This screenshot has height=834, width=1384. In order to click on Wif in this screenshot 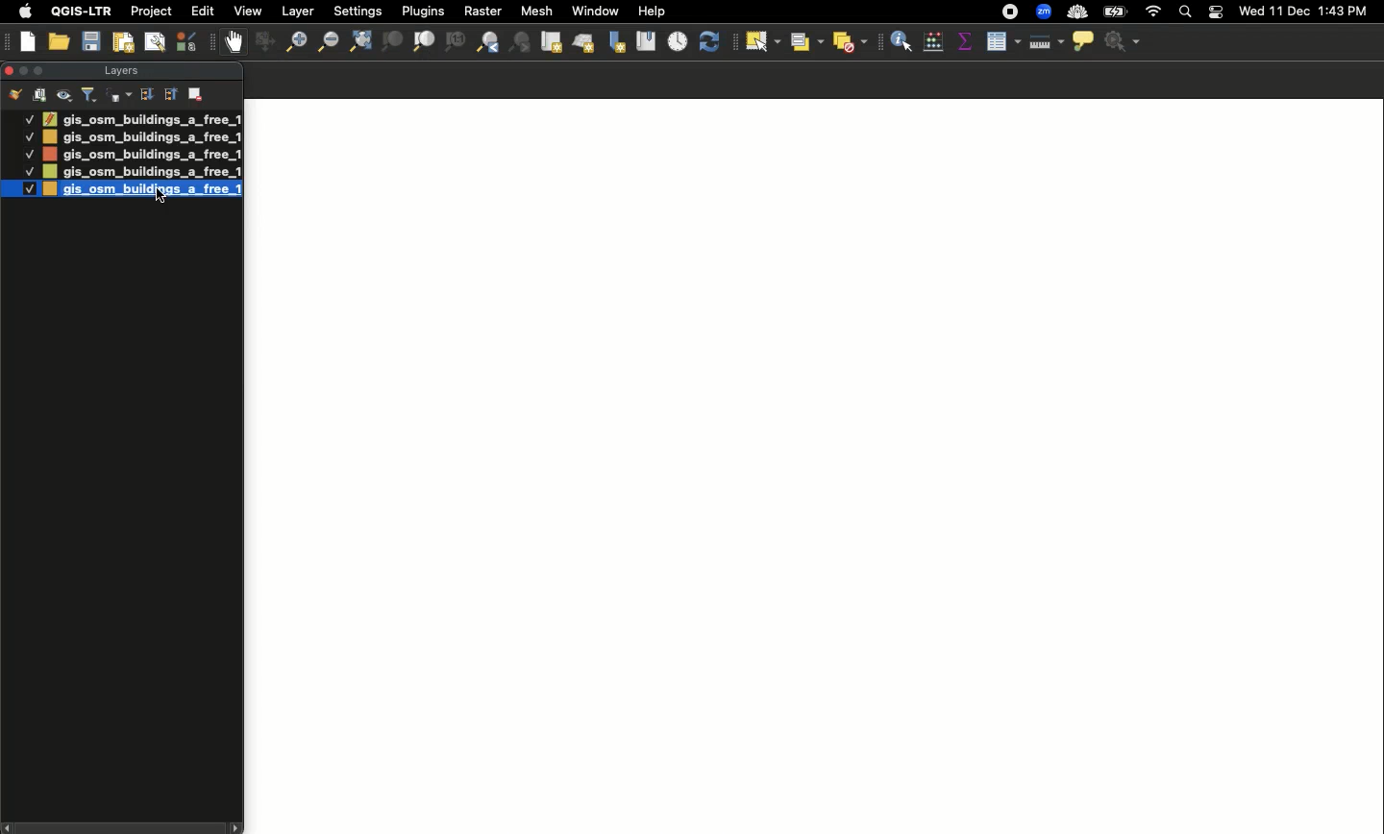, I will do `click(1153, 12)`.